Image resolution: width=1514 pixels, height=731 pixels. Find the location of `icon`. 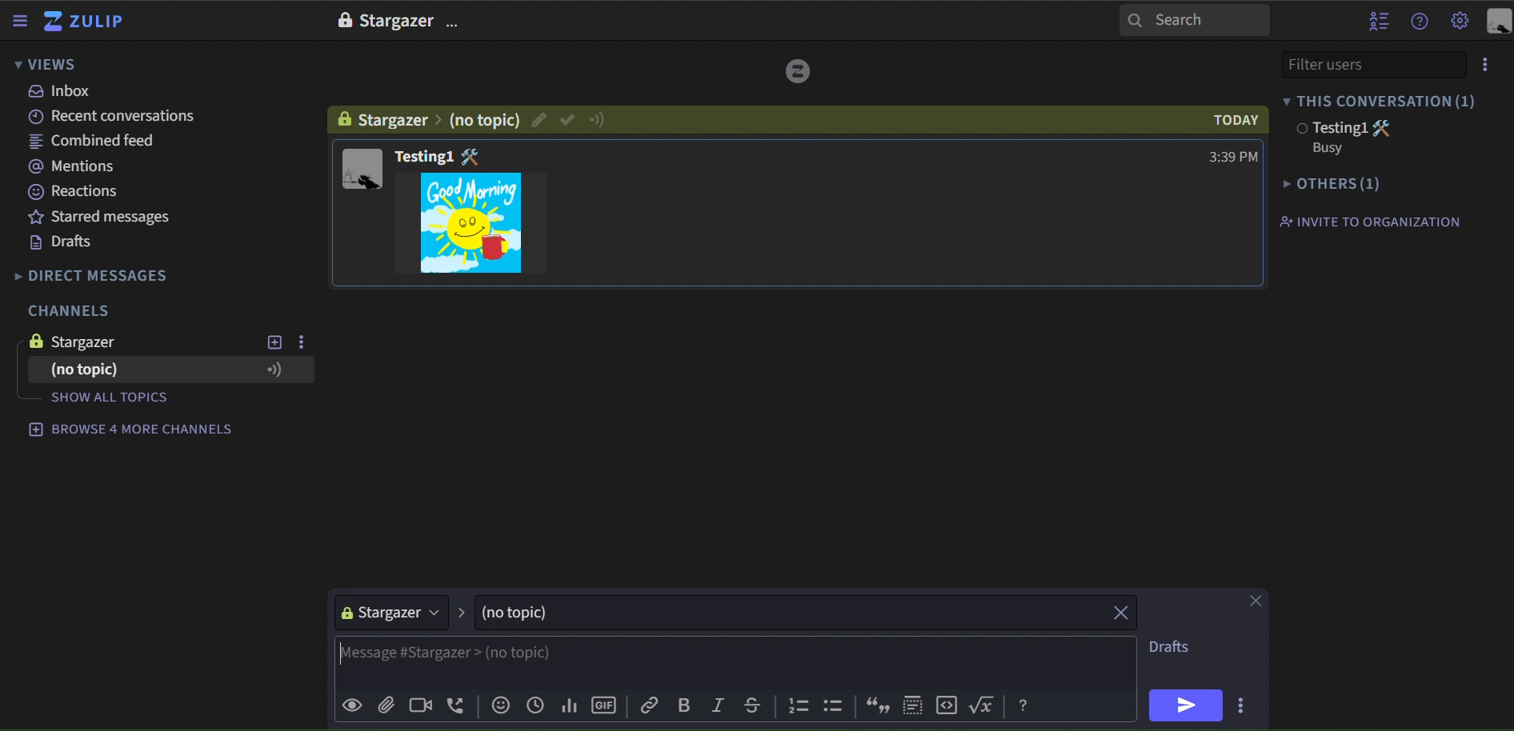

icon is located at coordinates (1384, 126).